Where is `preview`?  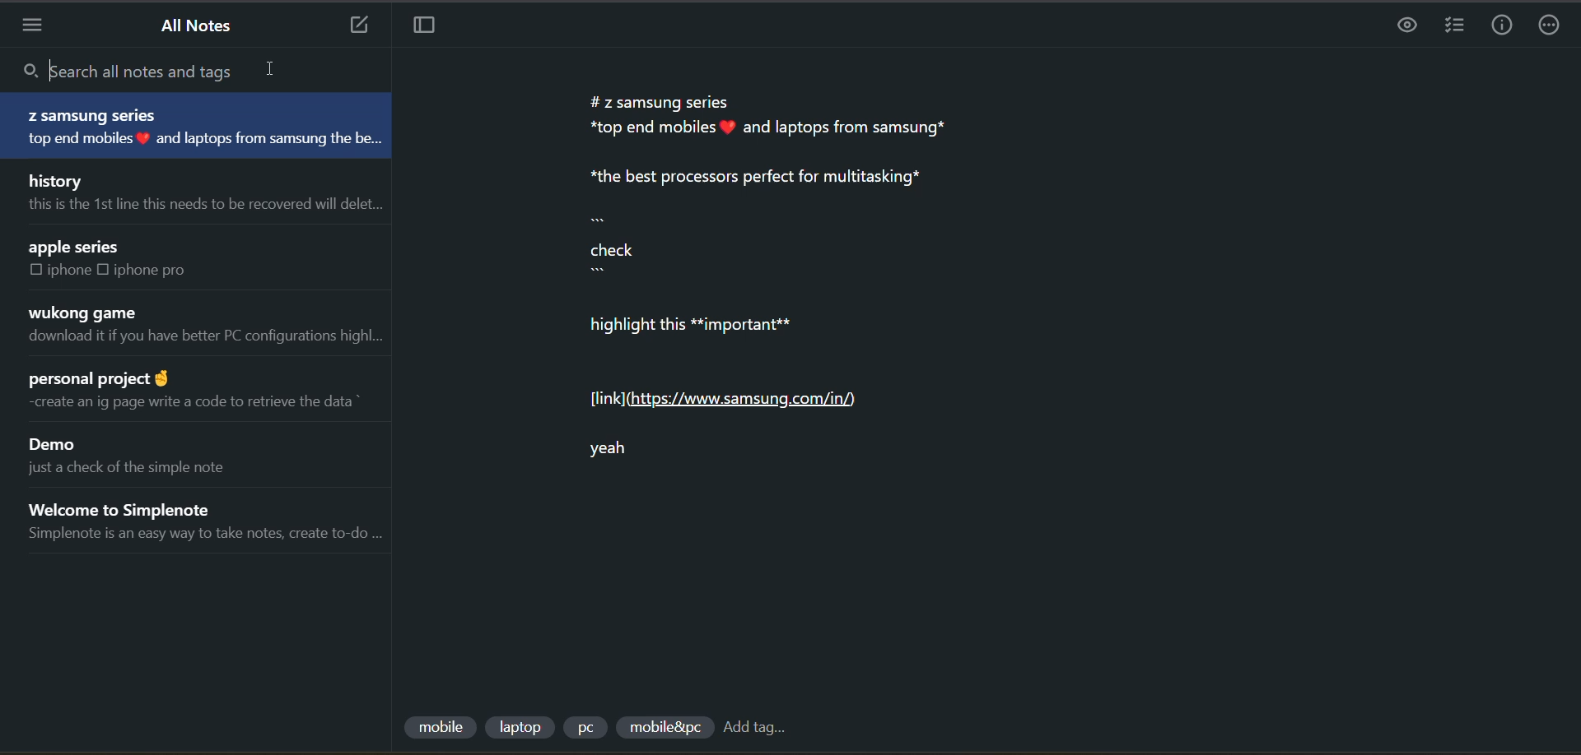
preview is located at coordinates (1408, 27).